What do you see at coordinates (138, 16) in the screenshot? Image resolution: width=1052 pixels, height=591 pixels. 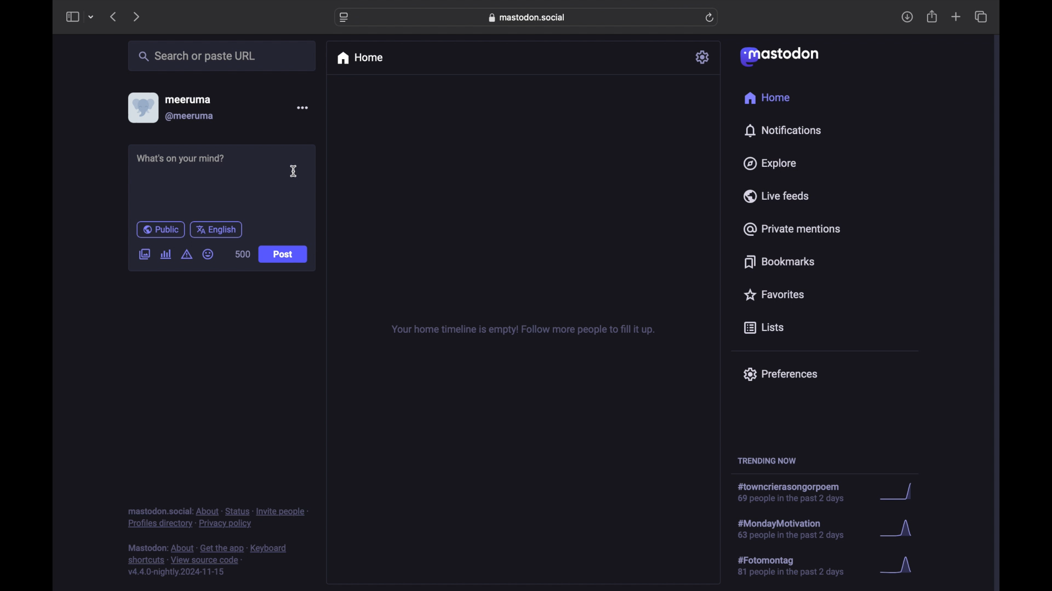 I see `next` at bounding box center [138, 16].